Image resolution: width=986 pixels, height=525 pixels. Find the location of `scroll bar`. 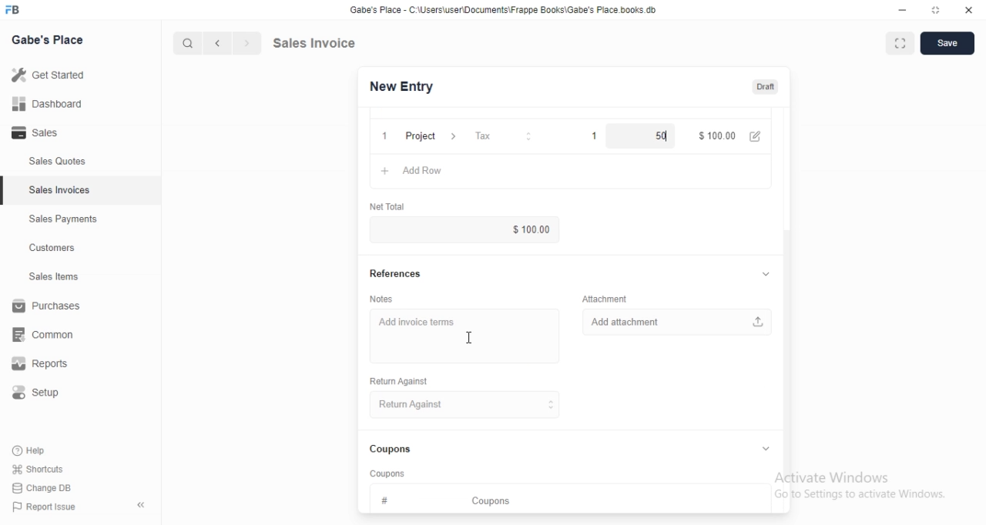

scroll bar is located at coordinates (788, 351).